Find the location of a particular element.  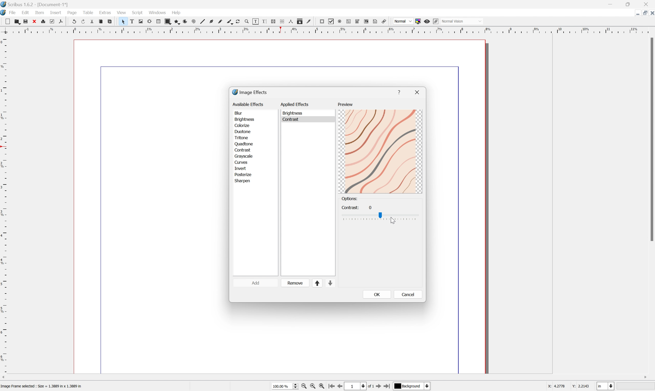

duotone is located at coordinates (242, 131).